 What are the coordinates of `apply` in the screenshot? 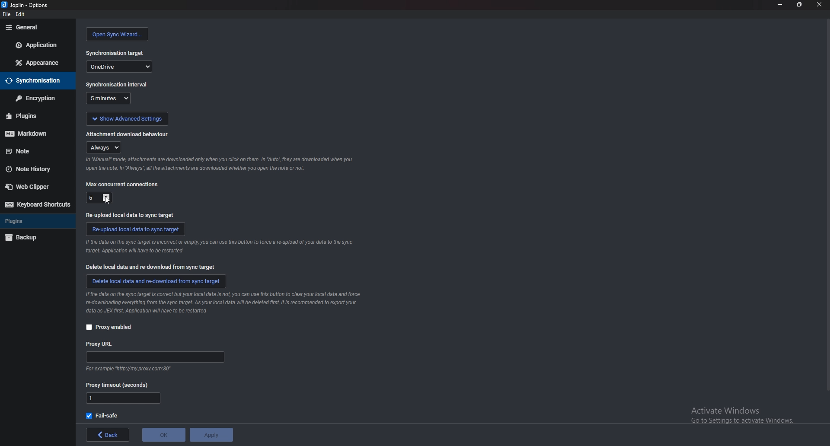 It's located at (211, 435).